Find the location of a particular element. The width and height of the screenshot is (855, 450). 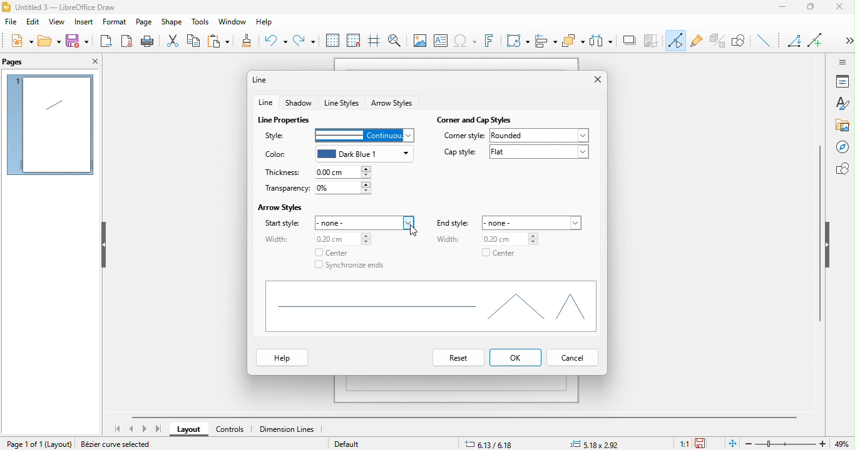

default is located at coordinates (362, 444).